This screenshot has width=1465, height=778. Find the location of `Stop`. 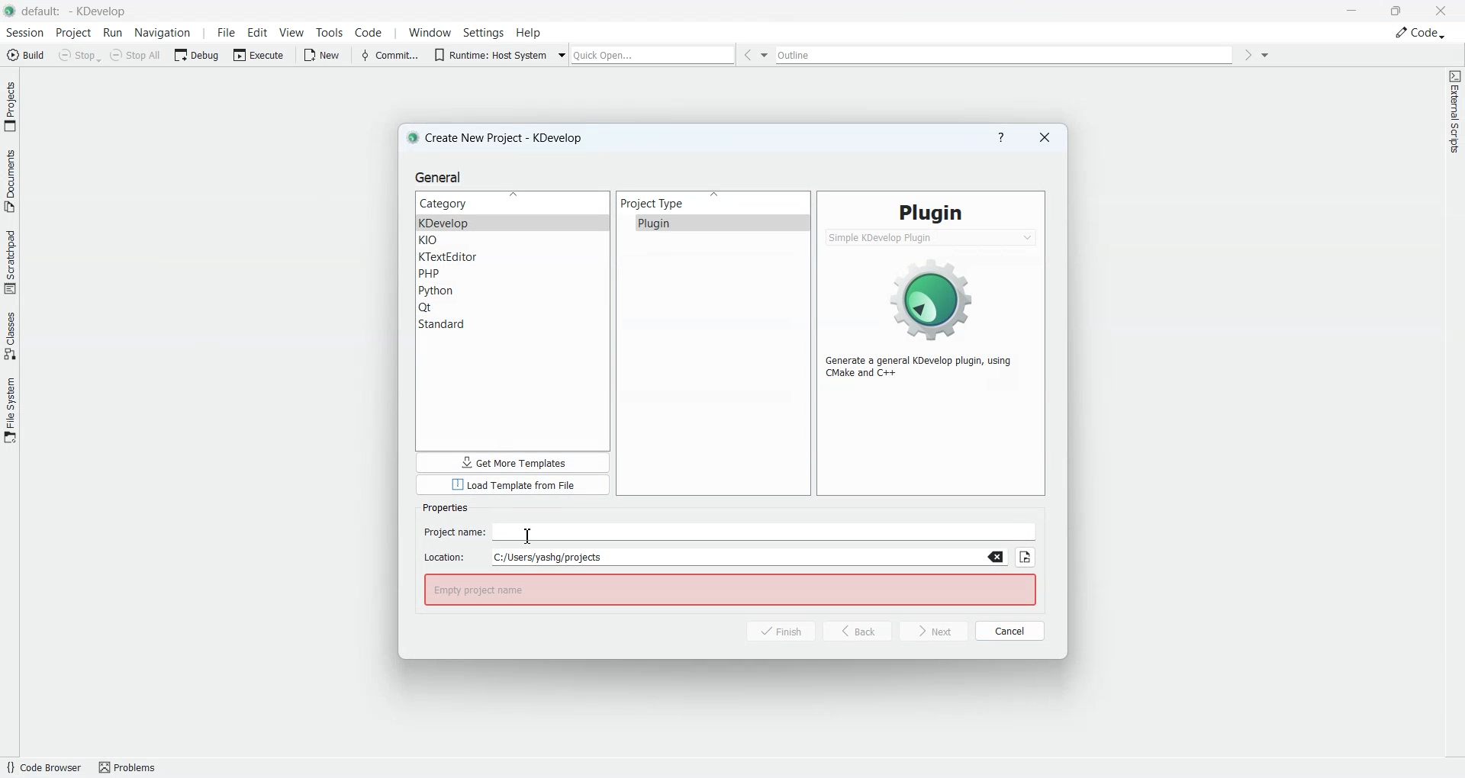

Stop is located at coordinates (79, 55).